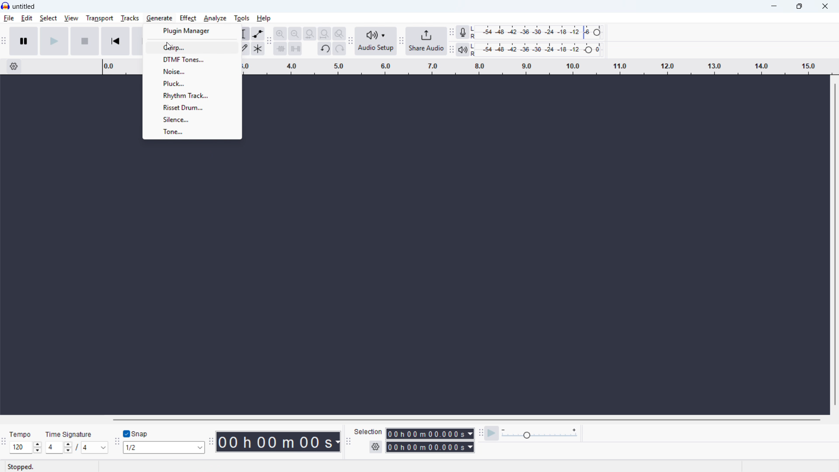 This screenshot has height=472, width=839. What do you see at coordinates (187, 18) in the screenshot?
I see `Effect ` at bounding box center [187, 18].